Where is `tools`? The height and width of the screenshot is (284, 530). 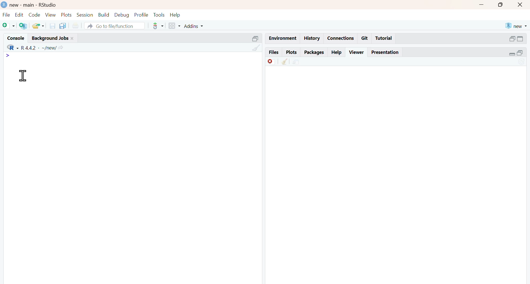
tools is located at coordinates (160, 15).